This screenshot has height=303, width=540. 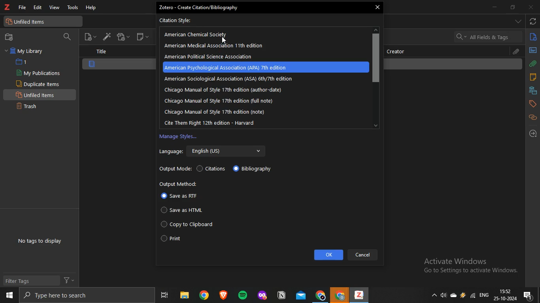 I want to click on speakers, so click(x=444, y=296).